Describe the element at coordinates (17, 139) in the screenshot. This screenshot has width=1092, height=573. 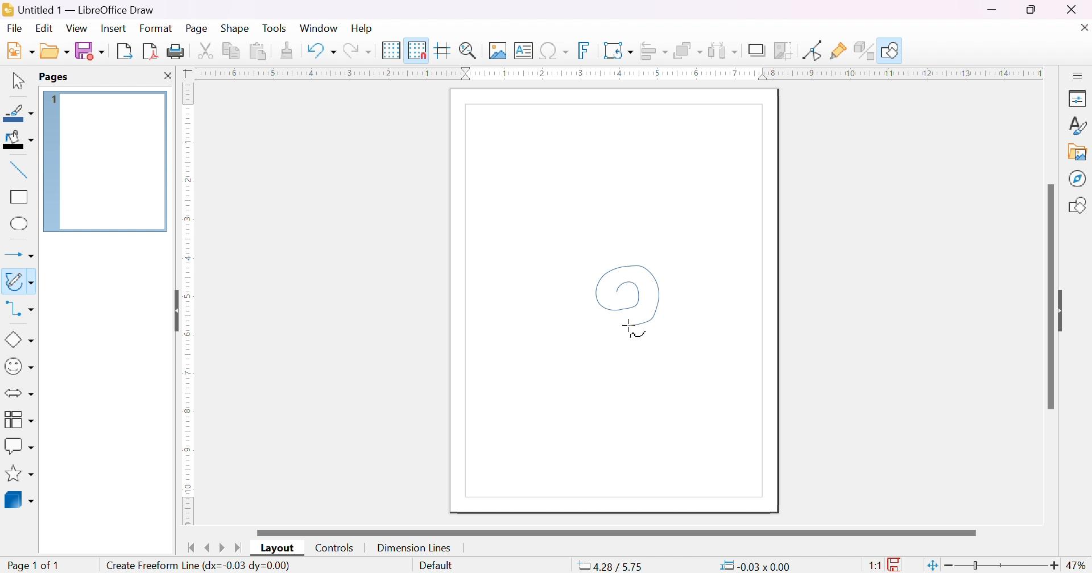
I see `fill color` at that location.